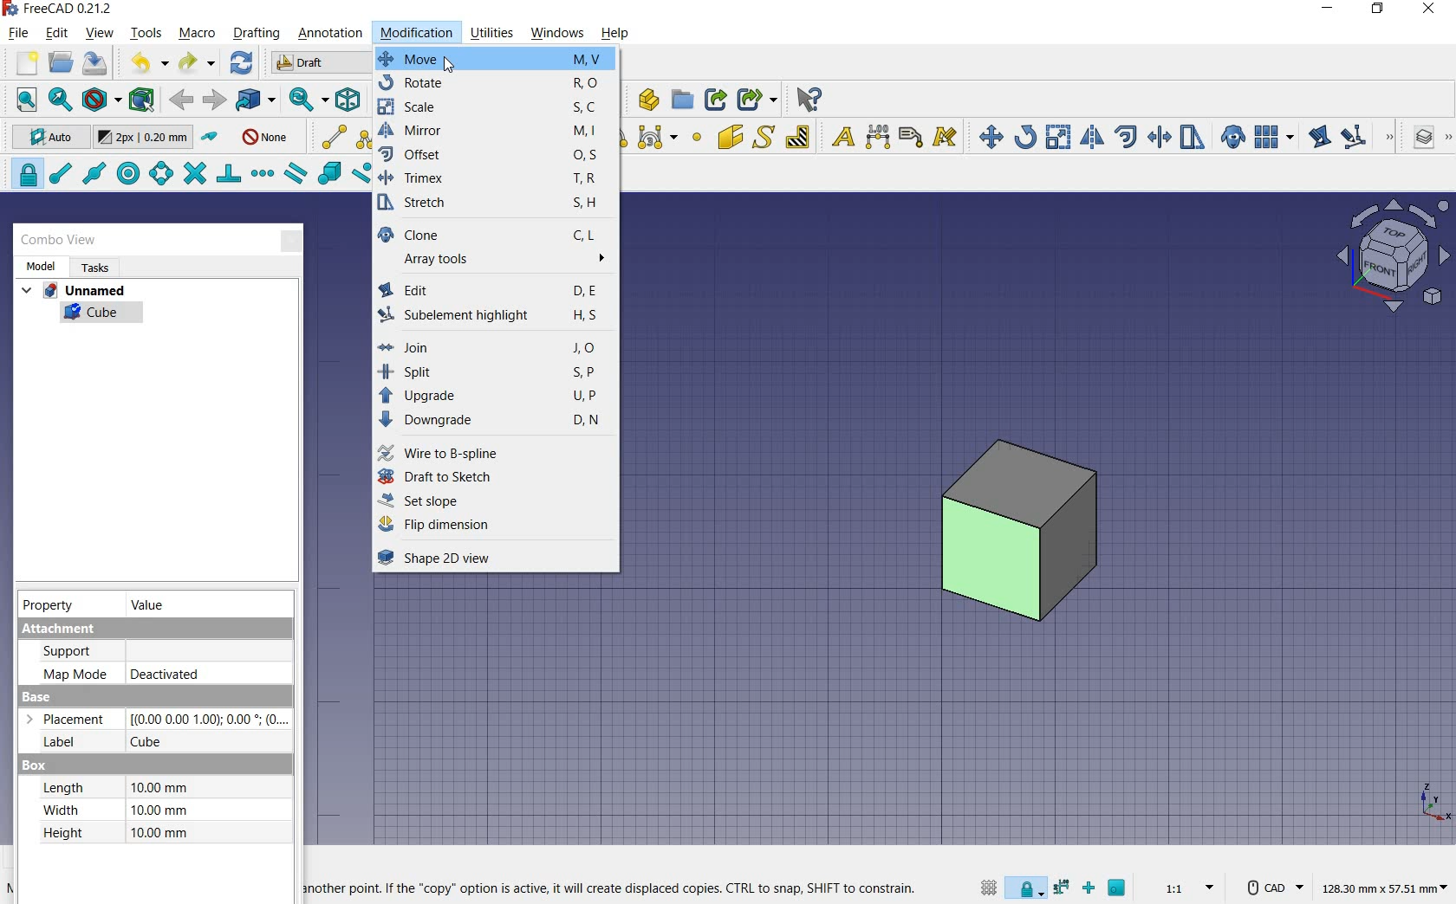 This screenshot has height=904, width=1456. What do you see at coordinates (255, 100) in the screenshot?
I see `go to linked objects` at bounding box center [255, 100].